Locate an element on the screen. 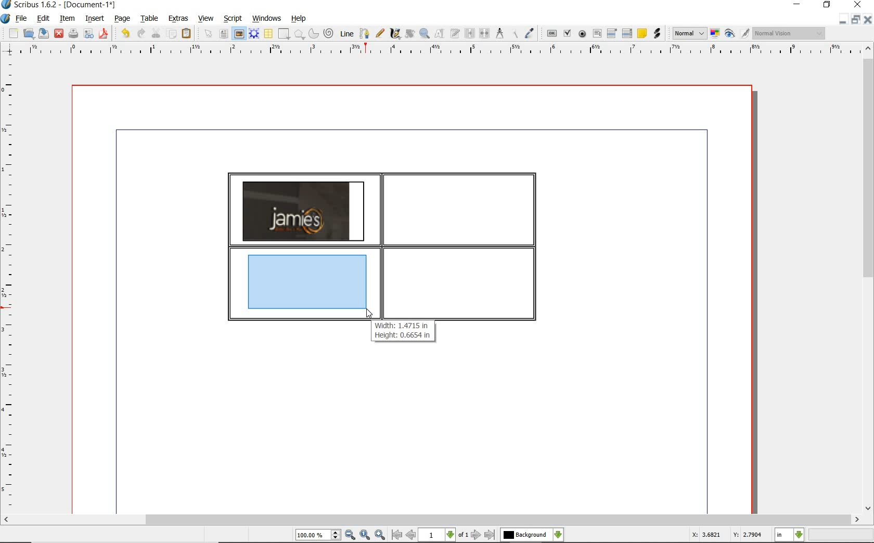 The width and height of the screenshot is (874, 543). eye dropper is located at coordinates (530, 33).